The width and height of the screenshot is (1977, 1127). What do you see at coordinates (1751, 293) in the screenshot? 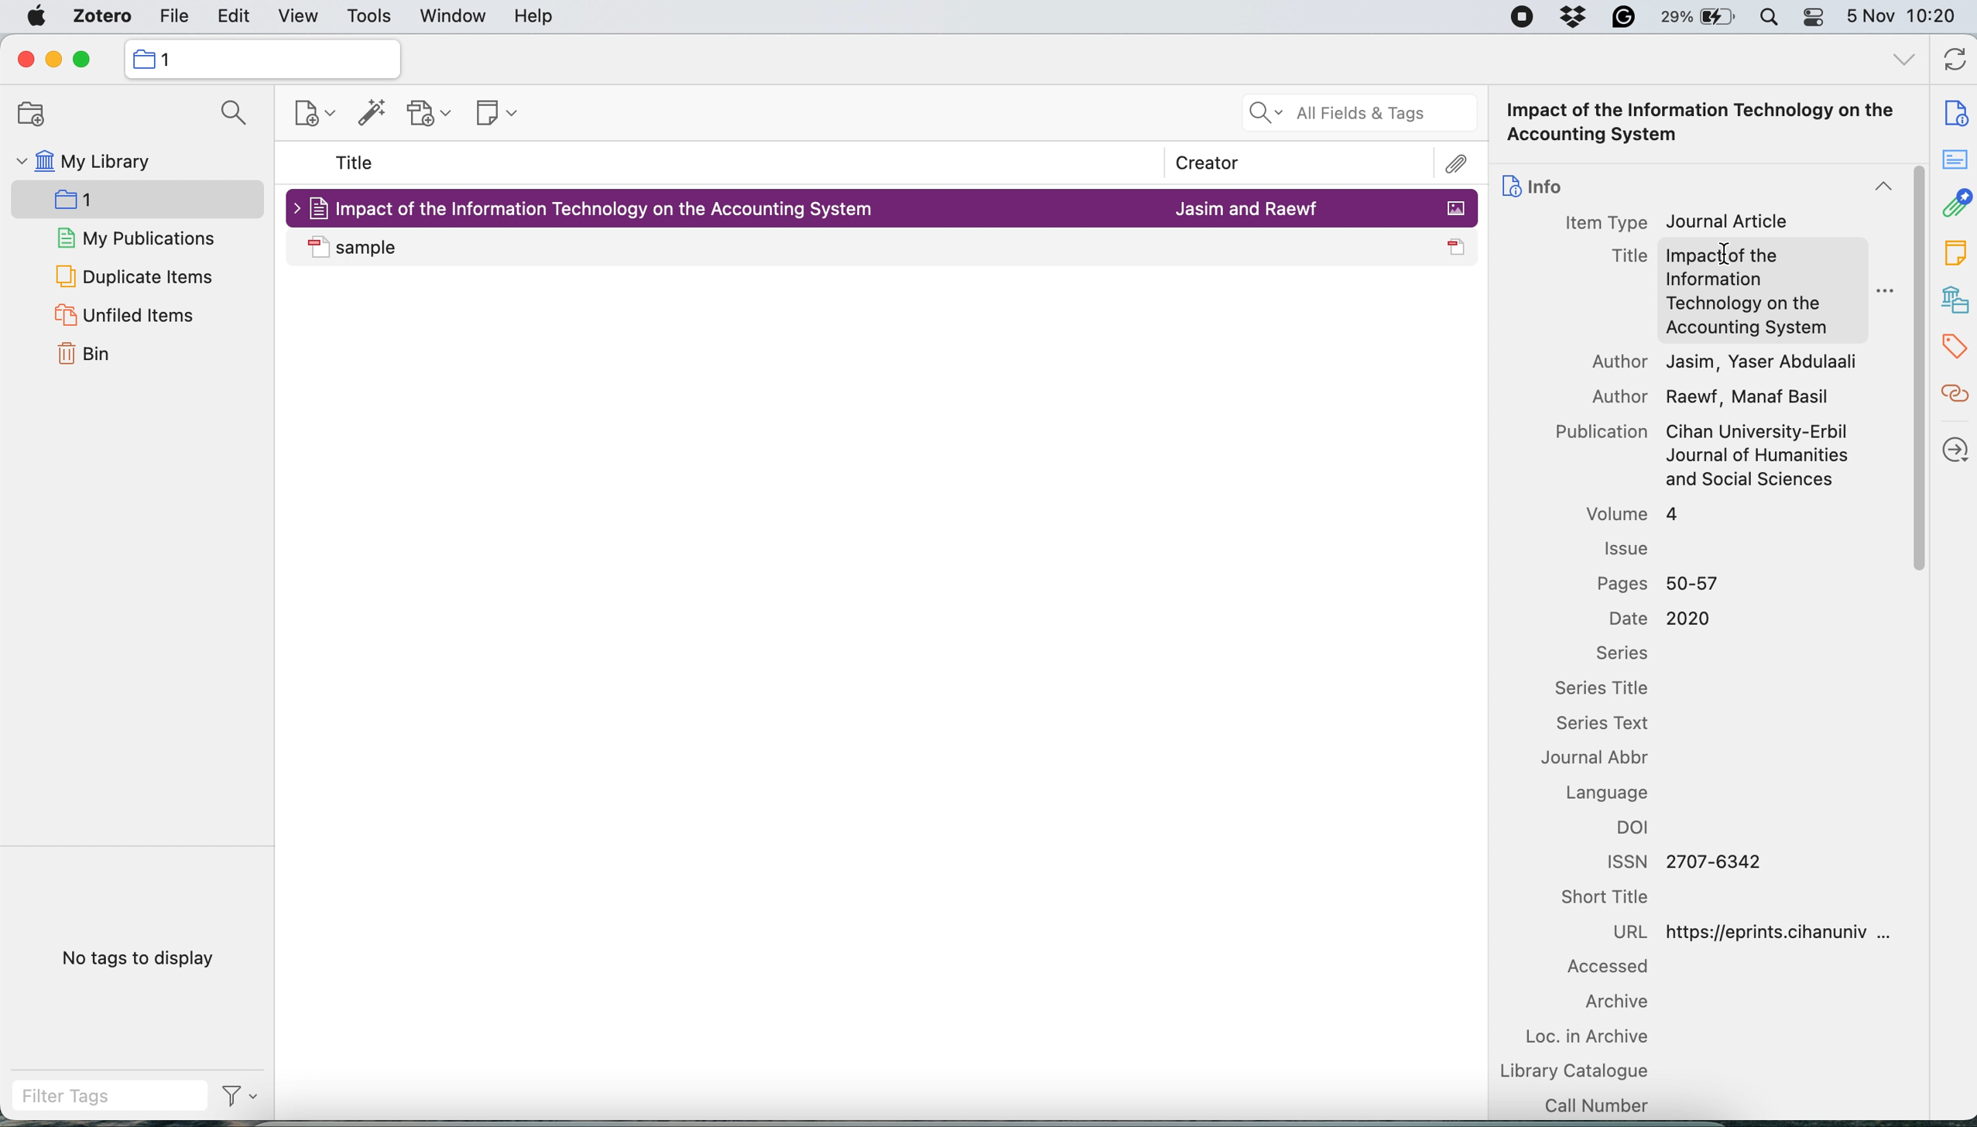
I see `Impact of the Information Technology on the Accounting System` at bounding box center [1751, 293].